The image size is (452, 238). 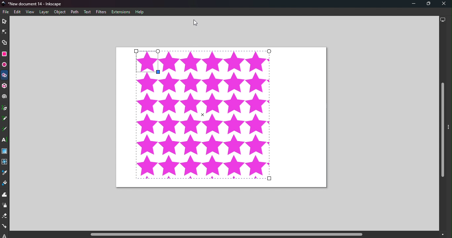 I want to click on Dropper tool, so click(x=4, y=174).